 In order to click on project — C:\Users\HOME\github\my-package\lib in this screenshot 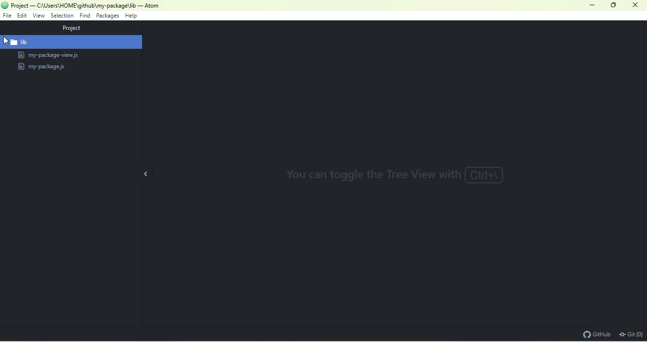, I will do `click(73, 5)`.